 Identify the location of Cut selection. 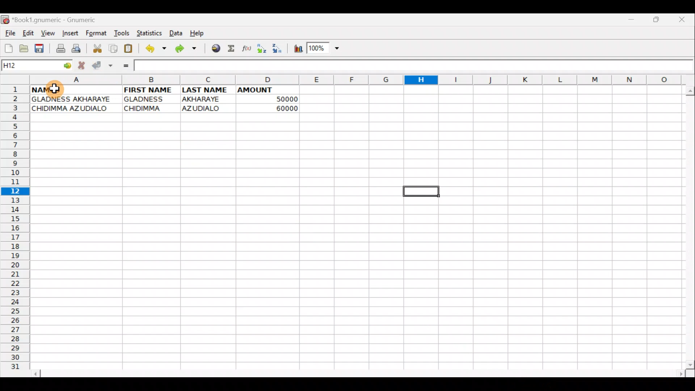
(99, 50).